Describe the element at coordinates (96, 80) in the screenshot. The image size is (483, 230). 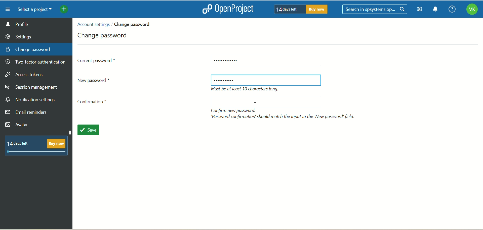
I see `new password` at that location.